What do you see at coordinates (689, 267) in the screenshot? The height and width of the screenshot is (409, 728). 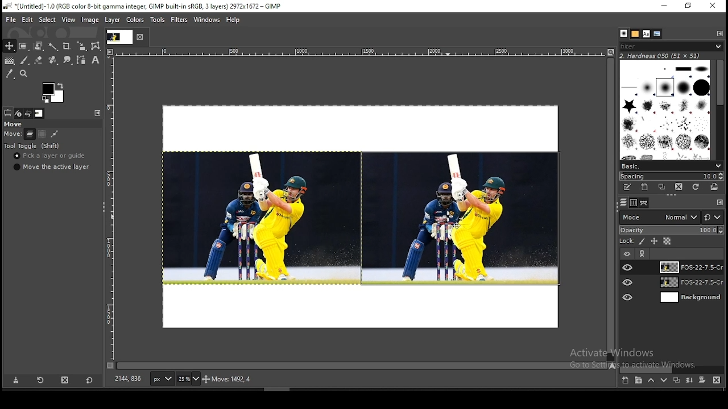 I see `layer ` at bounding box center [689, 267].